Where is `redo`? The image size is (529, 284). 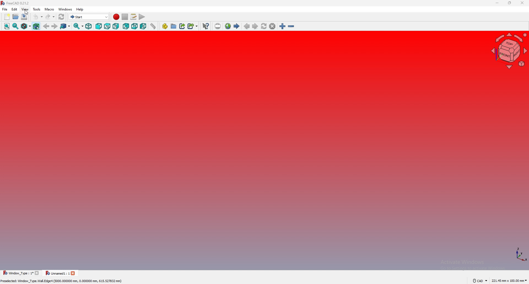 redo is located at coordinates (50, 17).